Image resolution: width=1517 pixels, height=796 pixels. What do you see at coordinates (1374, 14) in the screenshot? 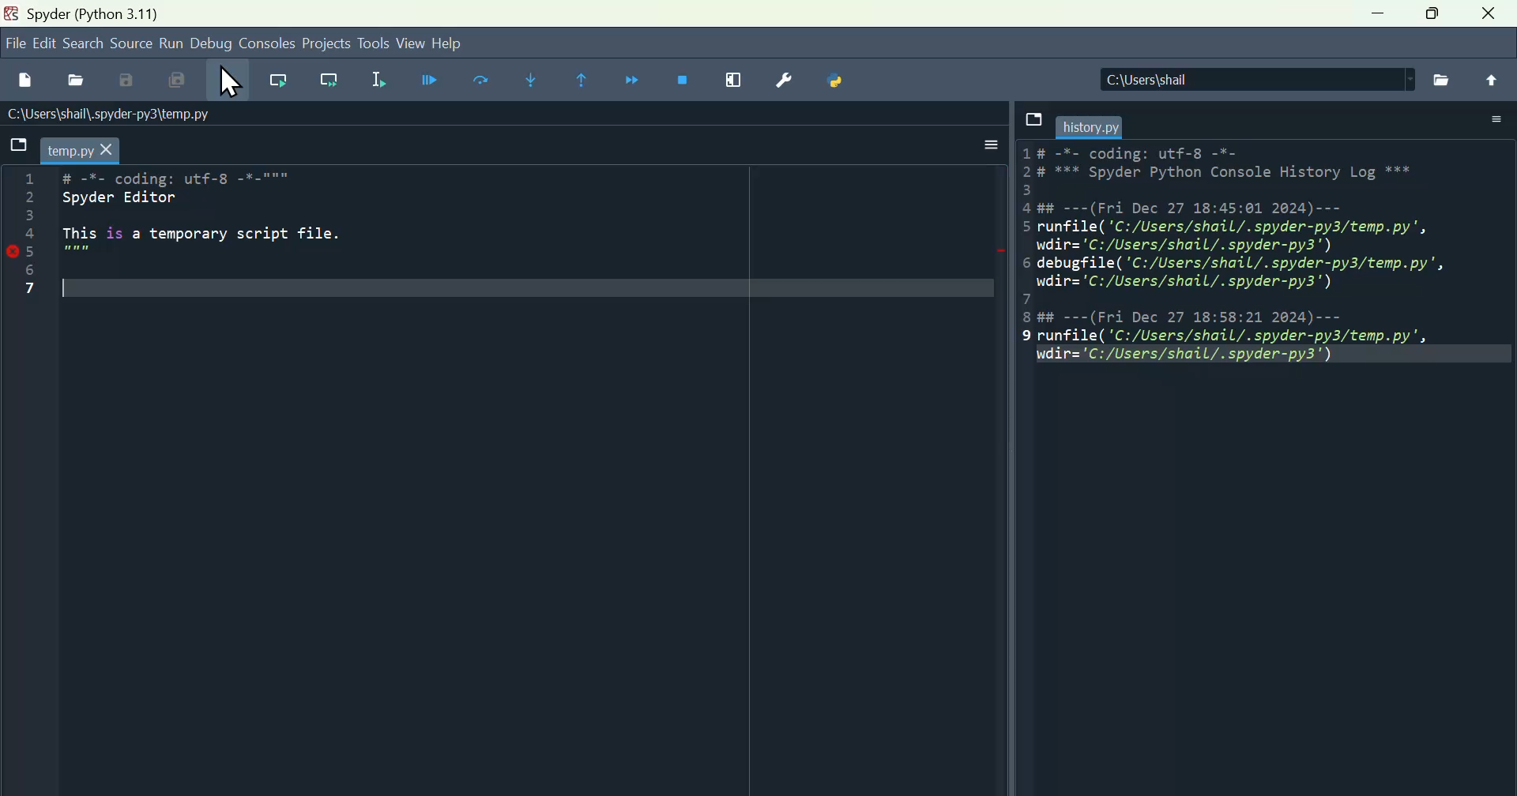
I see `minimise` at bounding box center [1374, 14].